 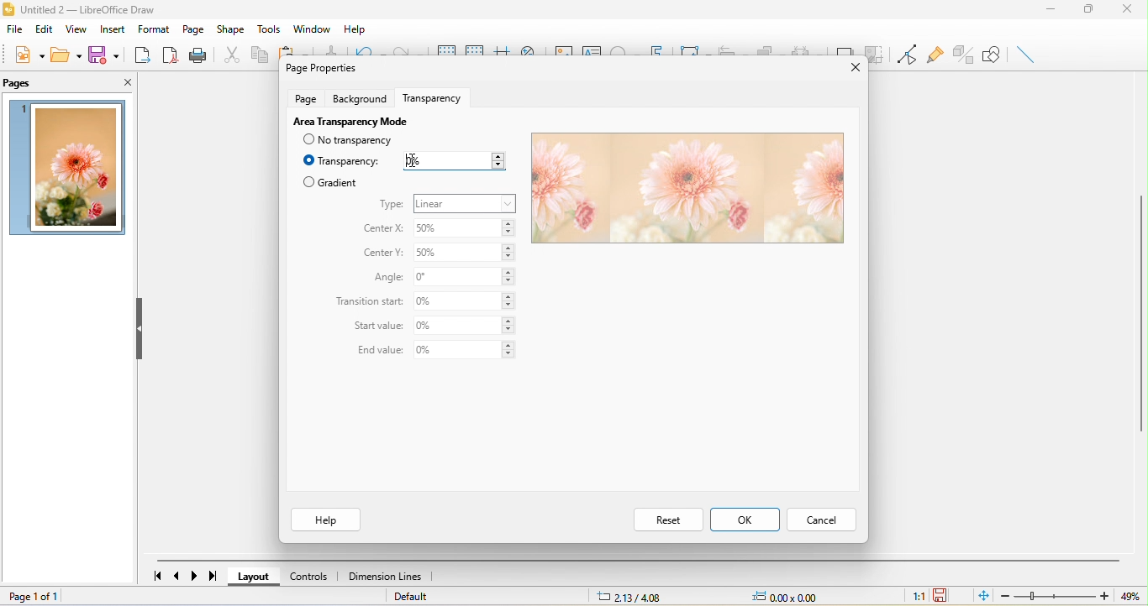 I want to click on end value, so click(x=376, y=351).